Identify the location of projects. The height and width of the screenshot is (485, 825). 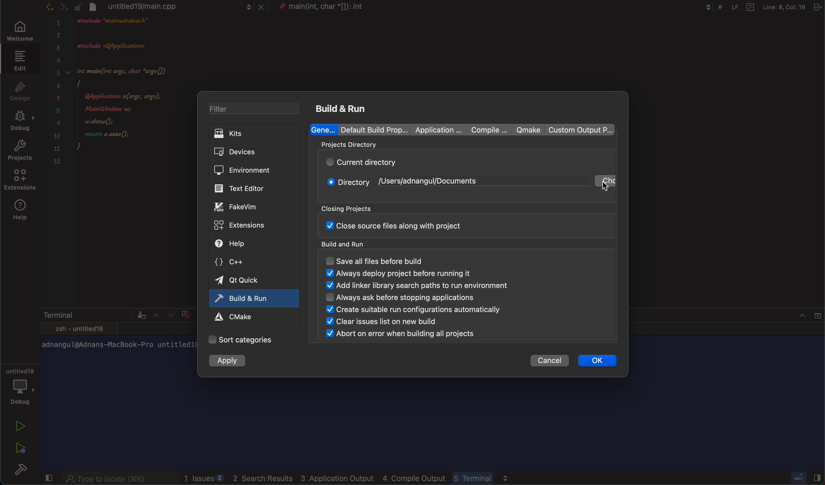
(19, 149).